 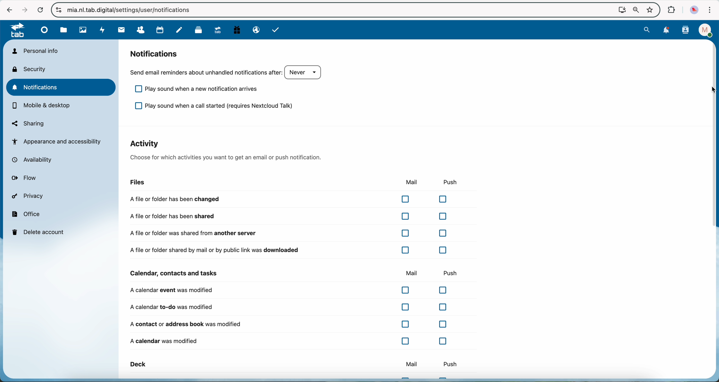 I want to click on Install NExtcloud, so click(x=620, y=9).